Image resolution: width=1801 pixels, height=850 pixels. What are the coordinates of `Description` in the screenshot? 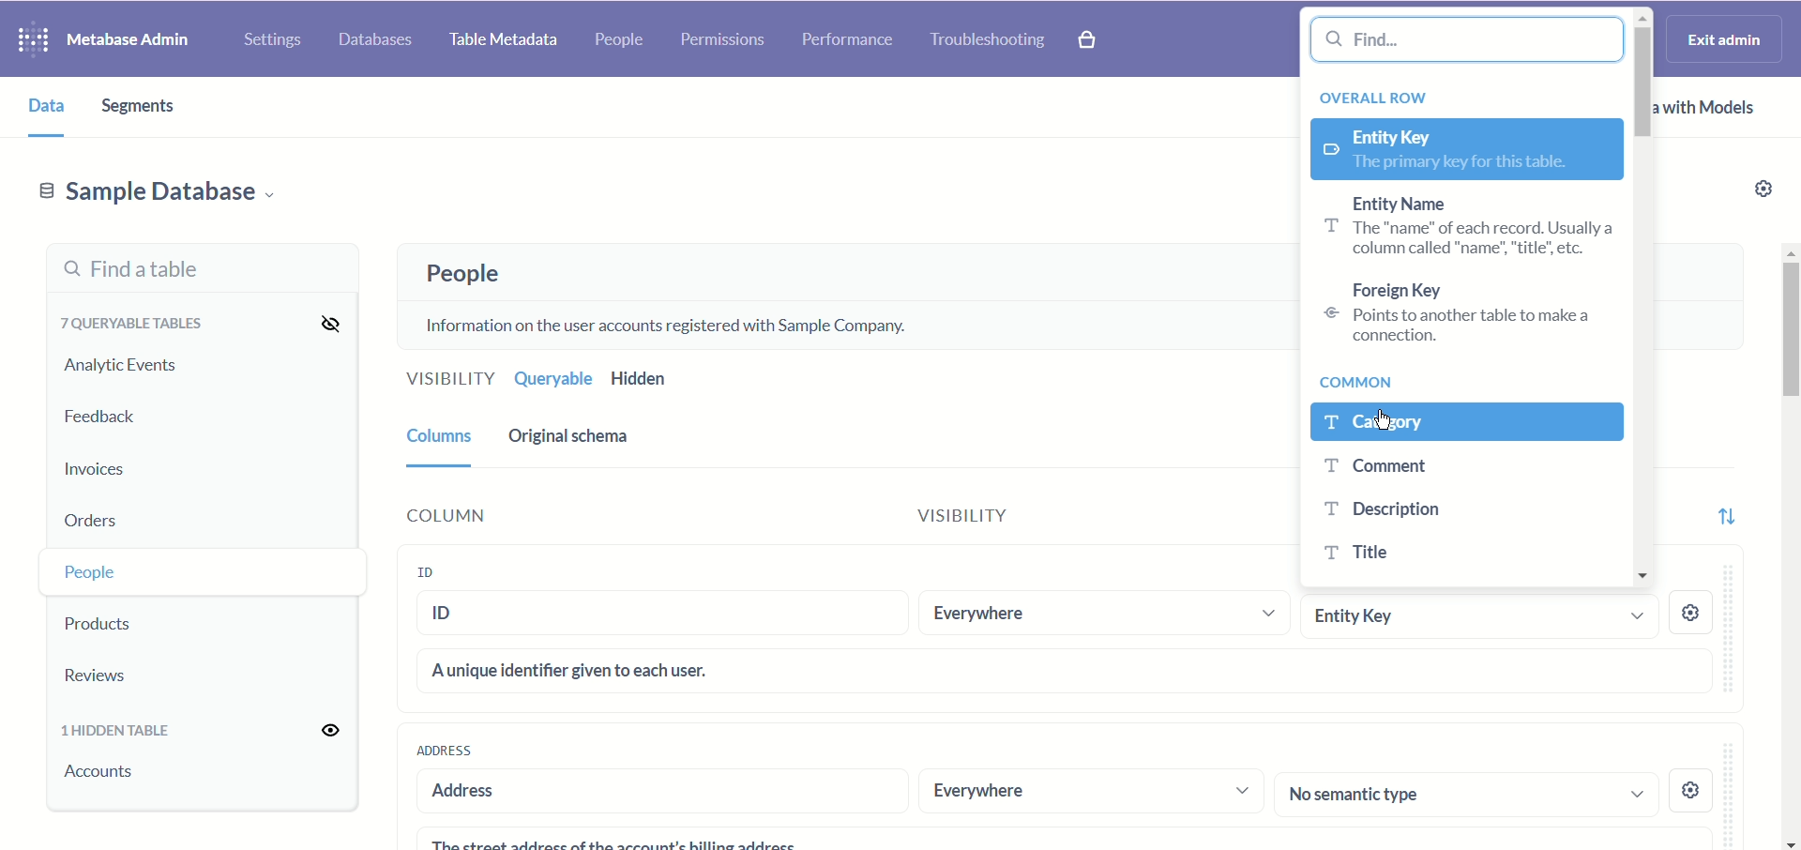 It's located at (1448, 511).